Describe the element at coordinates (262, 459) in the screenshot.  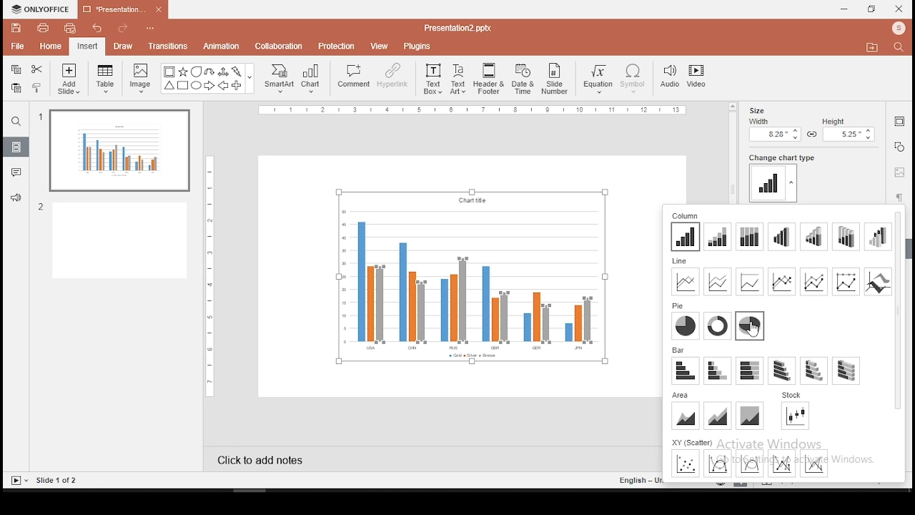
I see `click to add notes` at that location.